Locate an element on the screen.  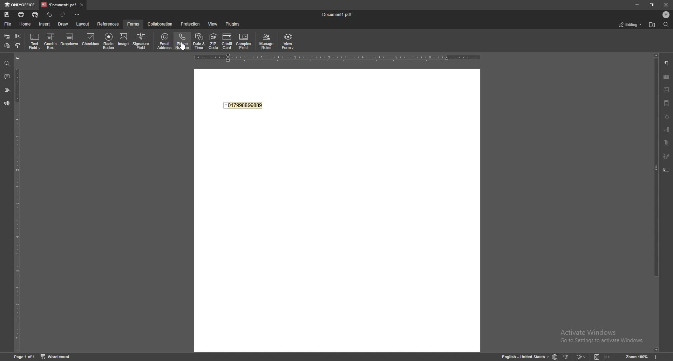
onlyoffice is located at coordinates (20, 5).